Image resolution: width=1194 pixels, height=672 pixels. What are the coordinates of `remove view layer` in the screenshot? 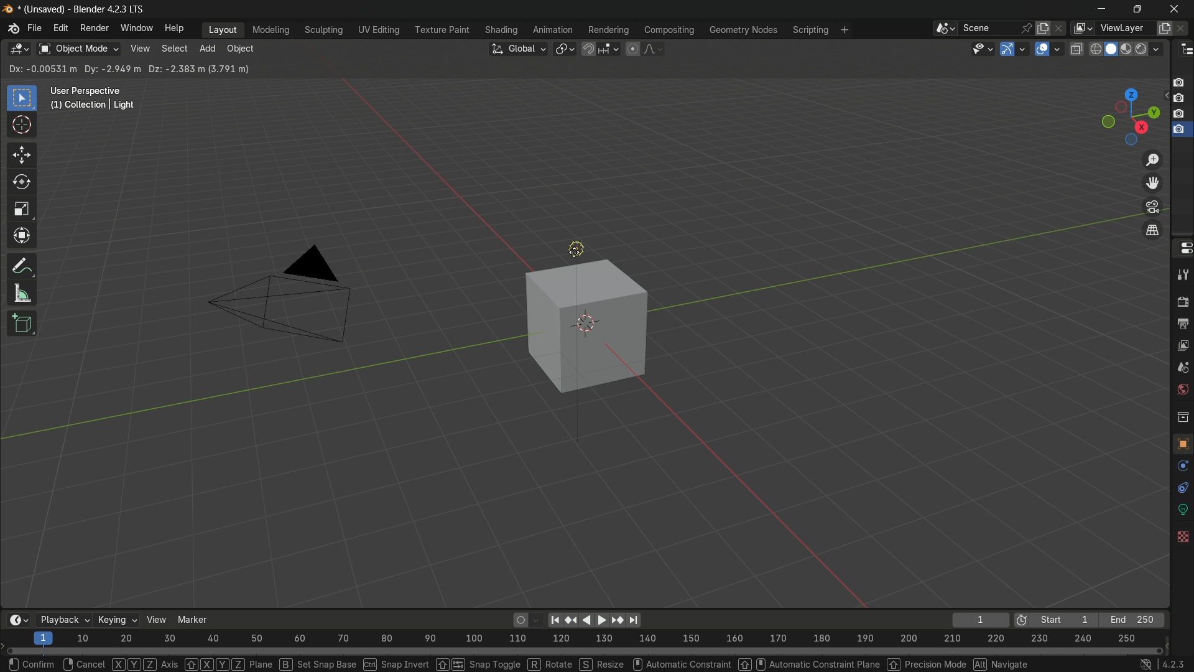 It's located at (1183, 29).